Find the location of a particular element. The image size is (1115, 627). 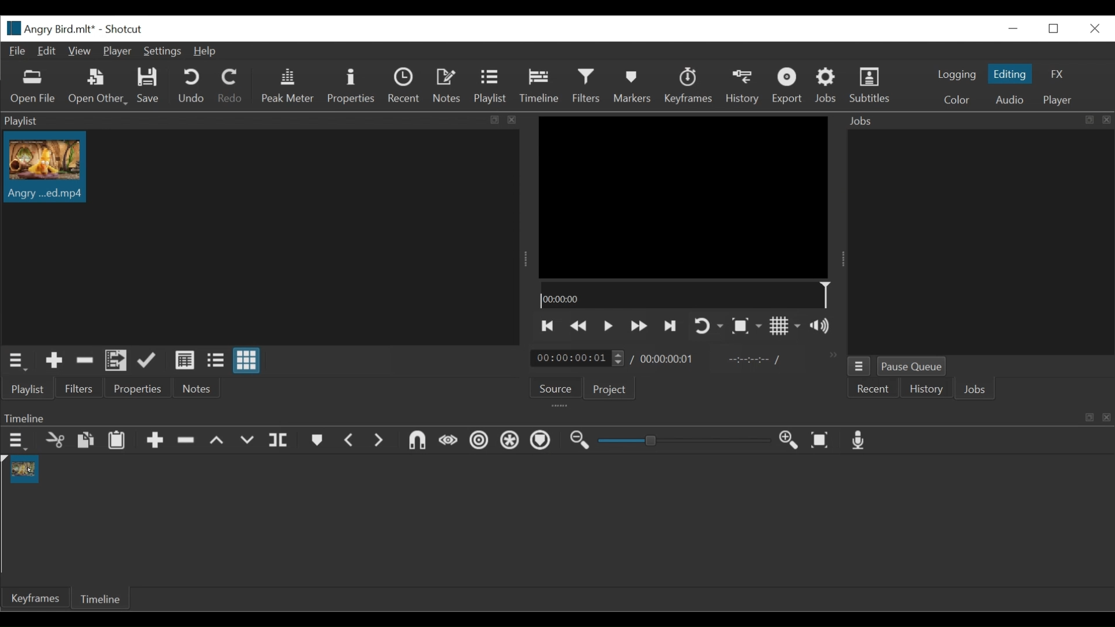

Pause Queue is located at coordinates (913, 366).